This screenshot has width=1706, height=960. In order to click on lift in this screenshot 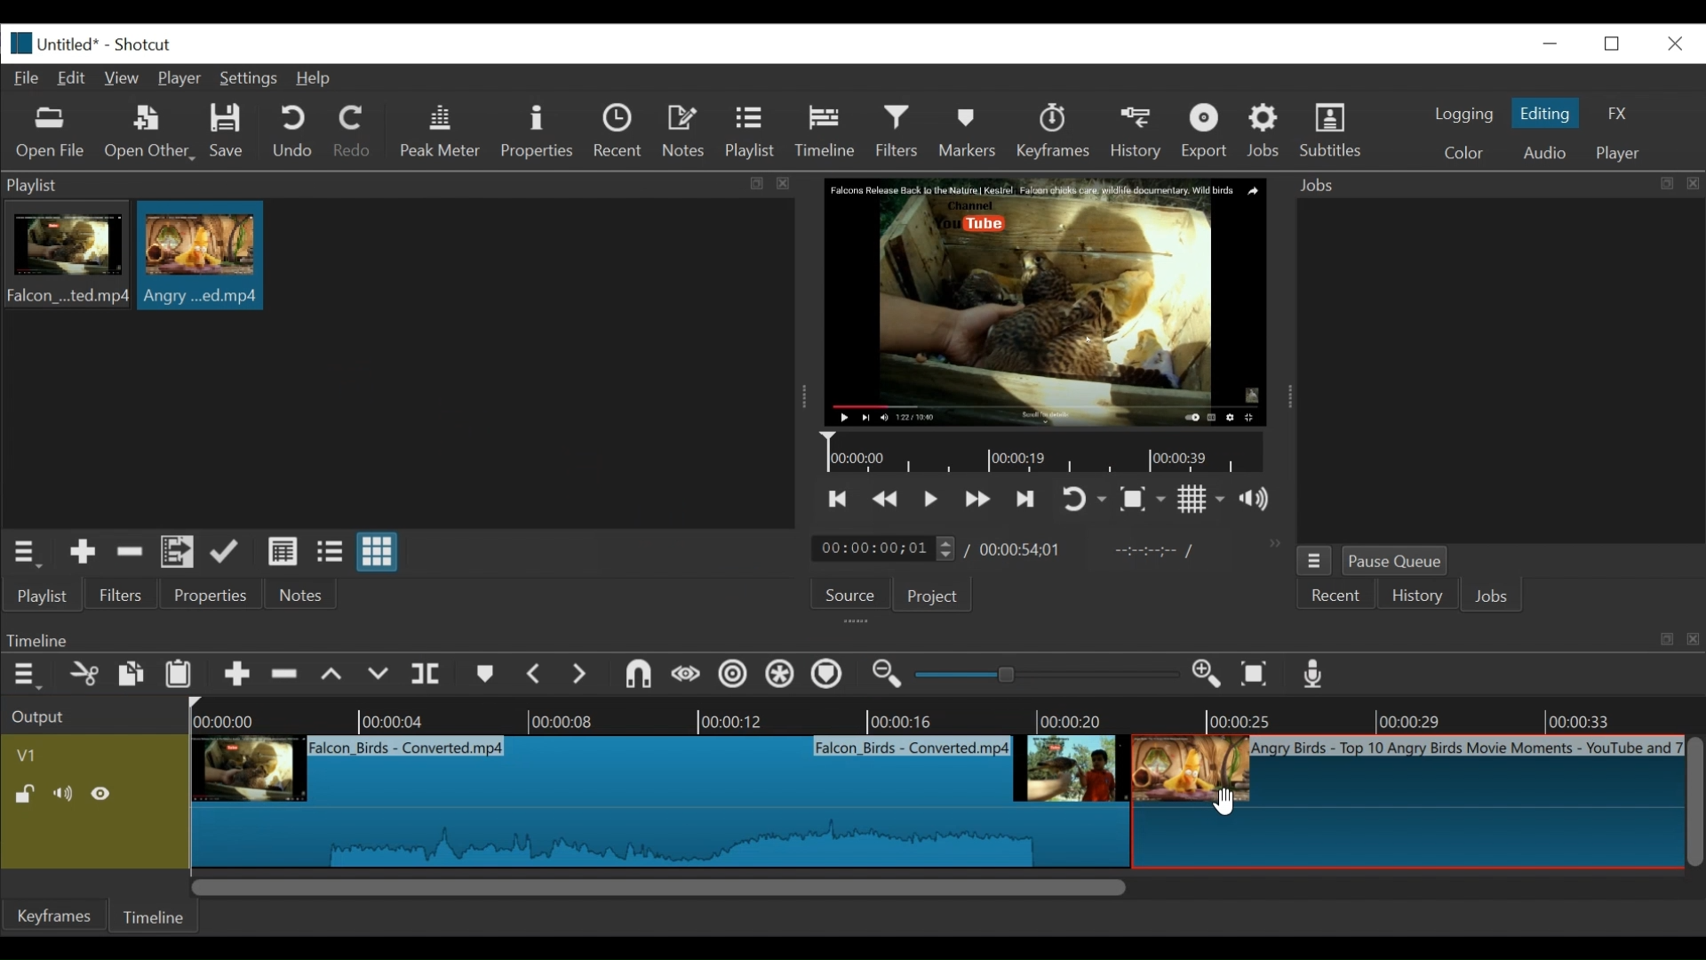, I will do `click(334, 676)`.